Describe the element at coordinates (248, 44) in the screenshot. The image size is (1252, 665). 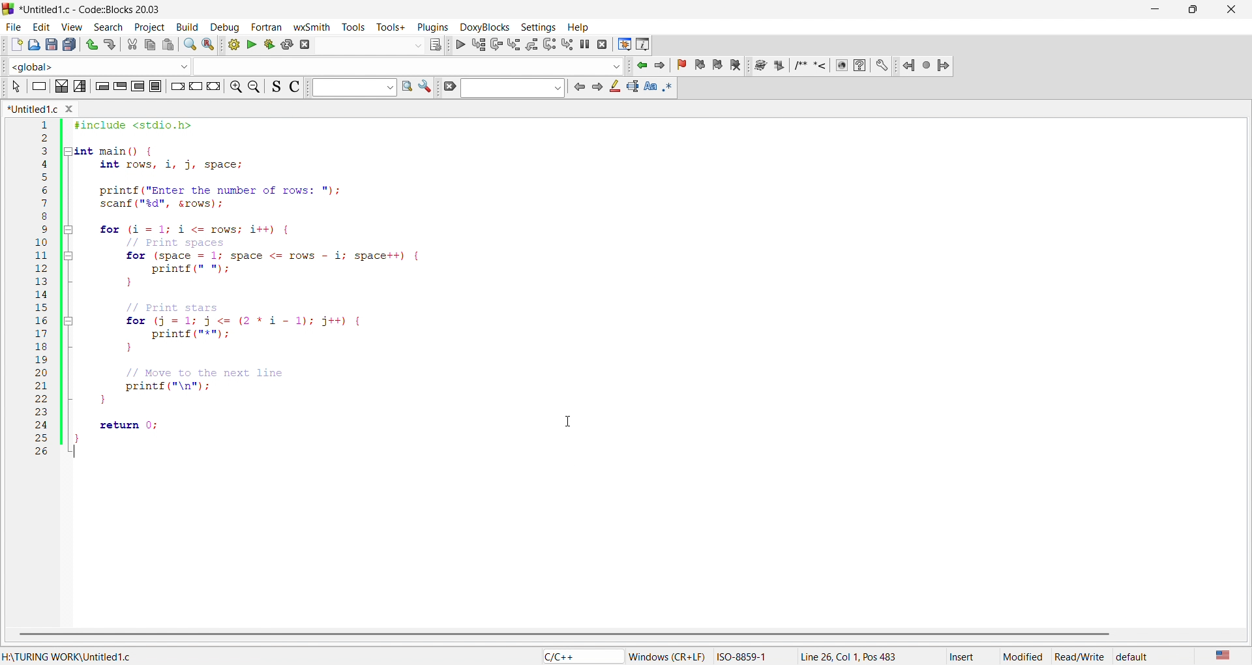
I see `run` at that location.